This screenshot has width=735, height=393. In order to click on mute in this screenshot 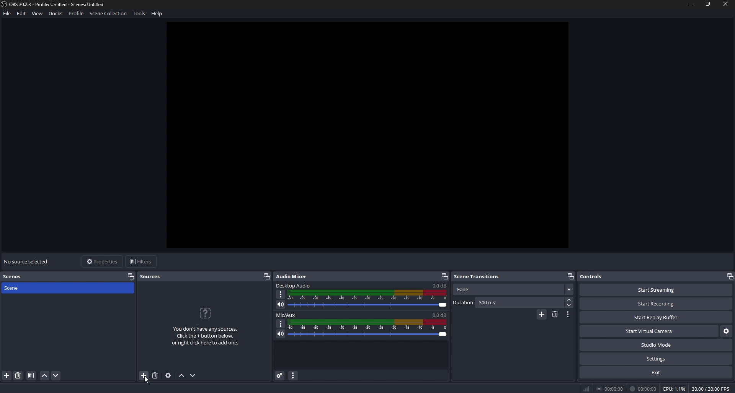, I will do `click(281, 334)`.